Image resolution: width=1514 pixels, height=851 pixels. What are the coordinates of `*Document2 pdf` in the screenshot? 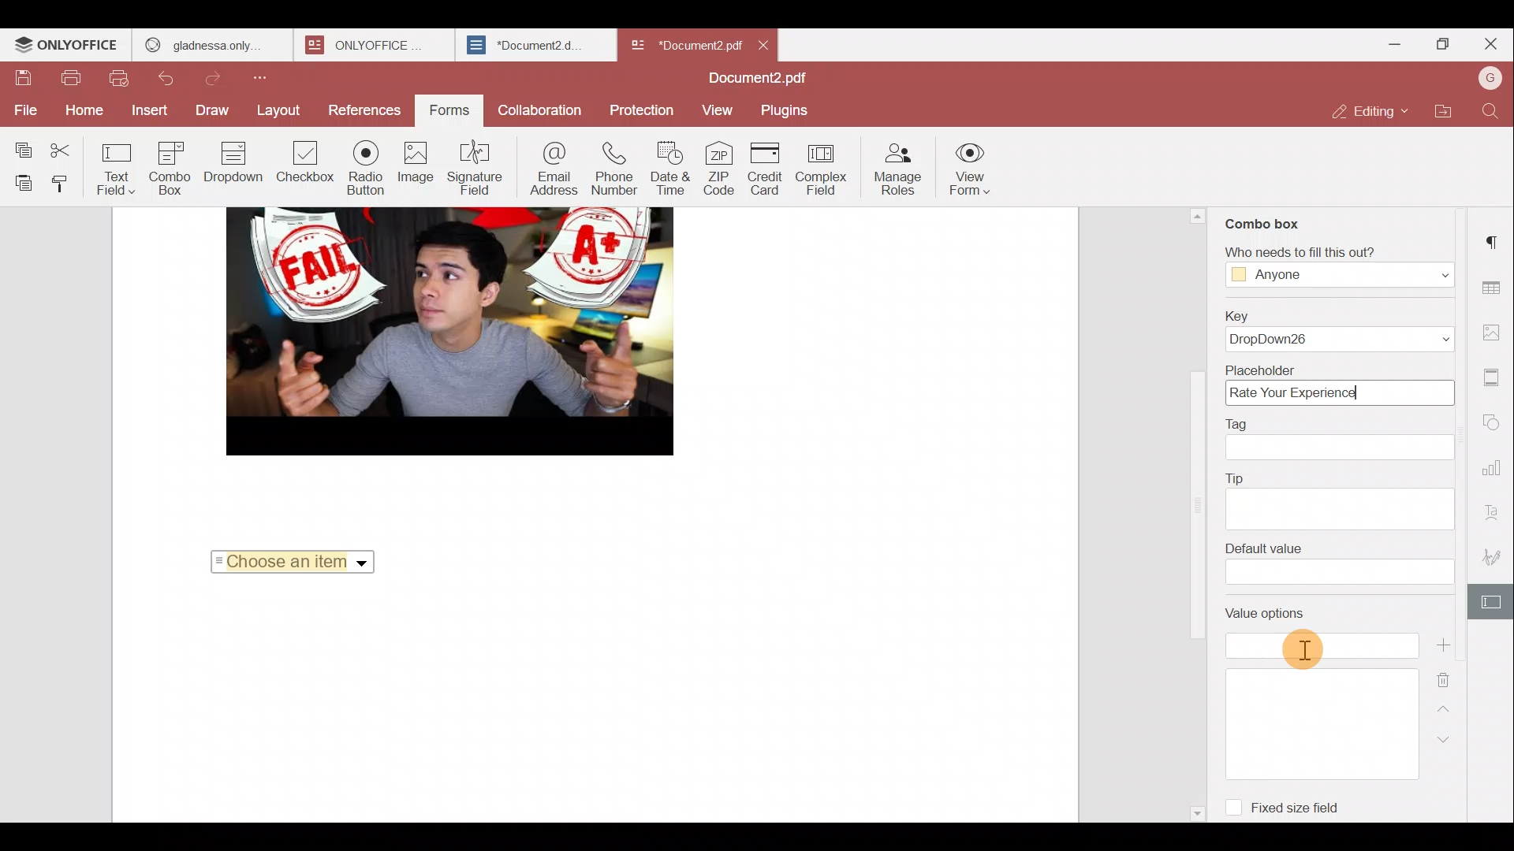 It's located at (684, 43).